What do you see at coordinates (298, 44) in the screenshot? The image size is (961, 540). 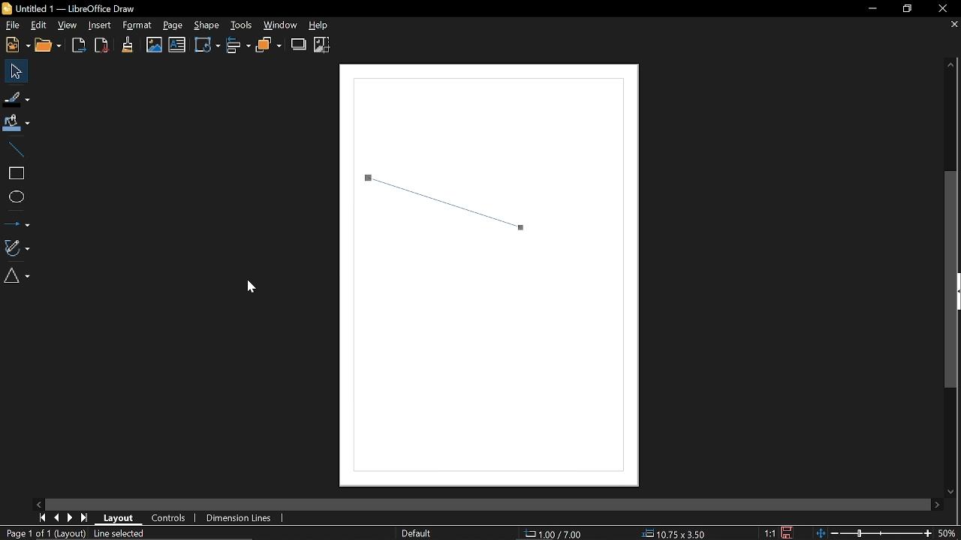 I see `Shadow` at bounding box center [298, 44].